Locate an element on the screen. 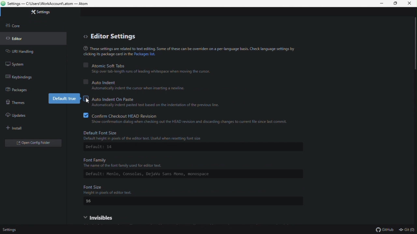  Skip over tab-length runs of leading whitespace when moving the cursor. is located at coordinates (152, 72).